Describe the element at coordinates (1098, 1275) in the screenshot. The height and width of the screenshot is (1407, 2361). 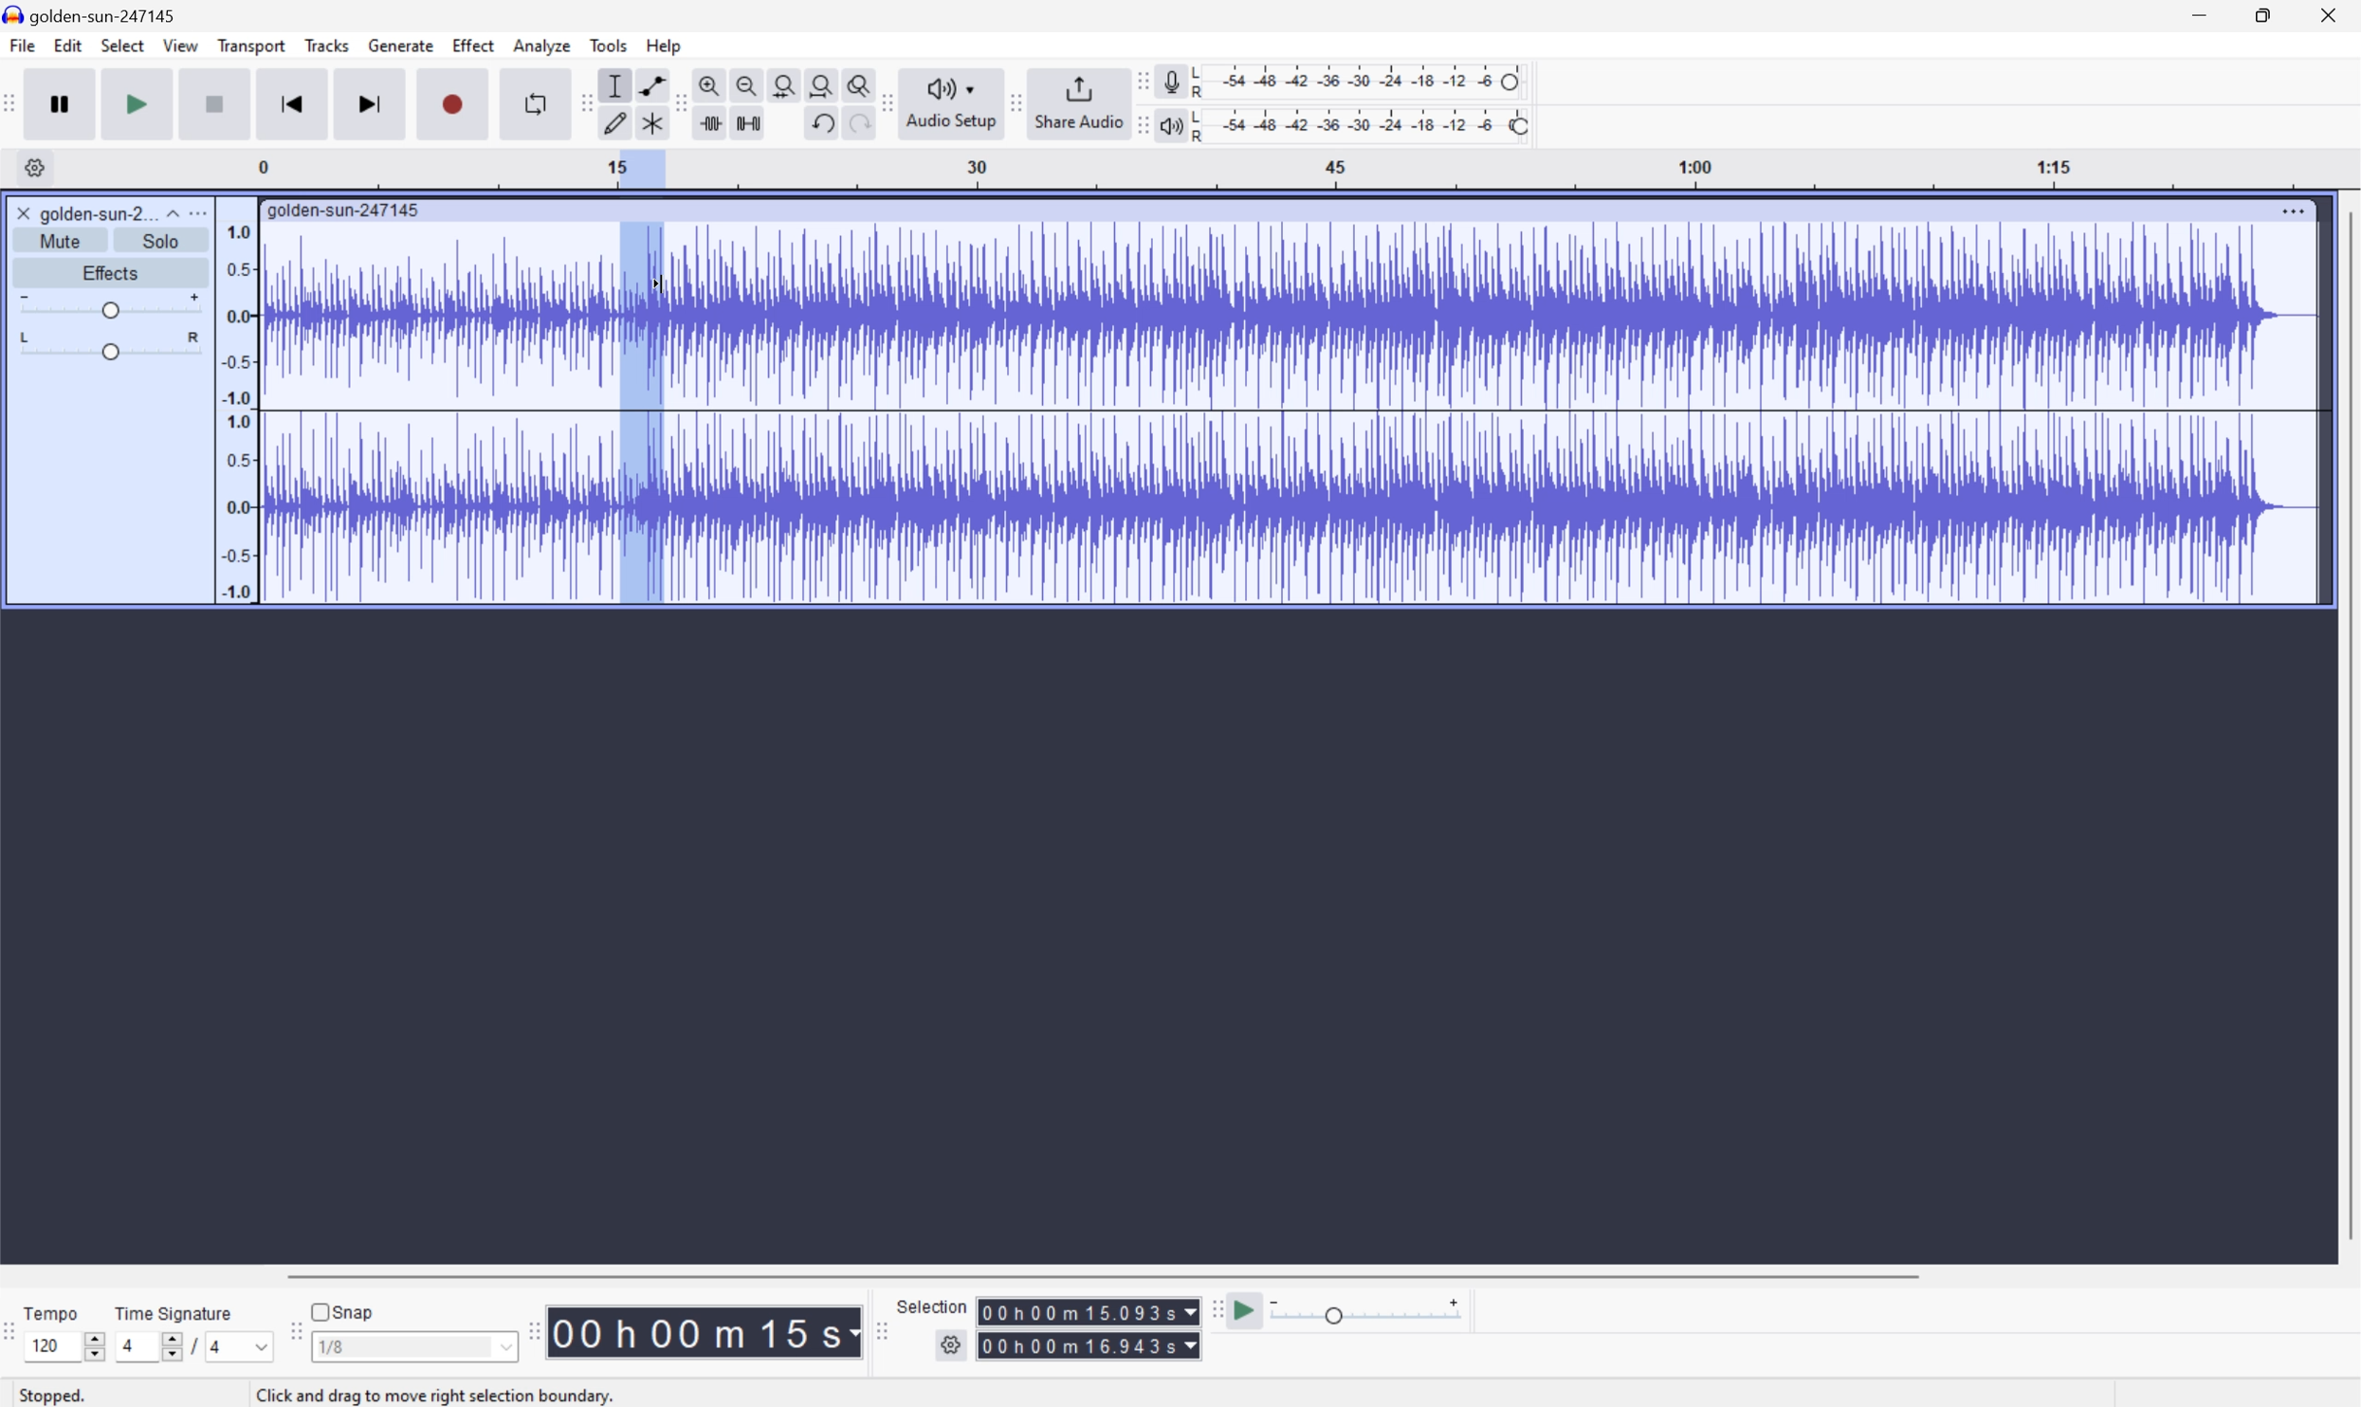
I see `Scroll bar` at that location.